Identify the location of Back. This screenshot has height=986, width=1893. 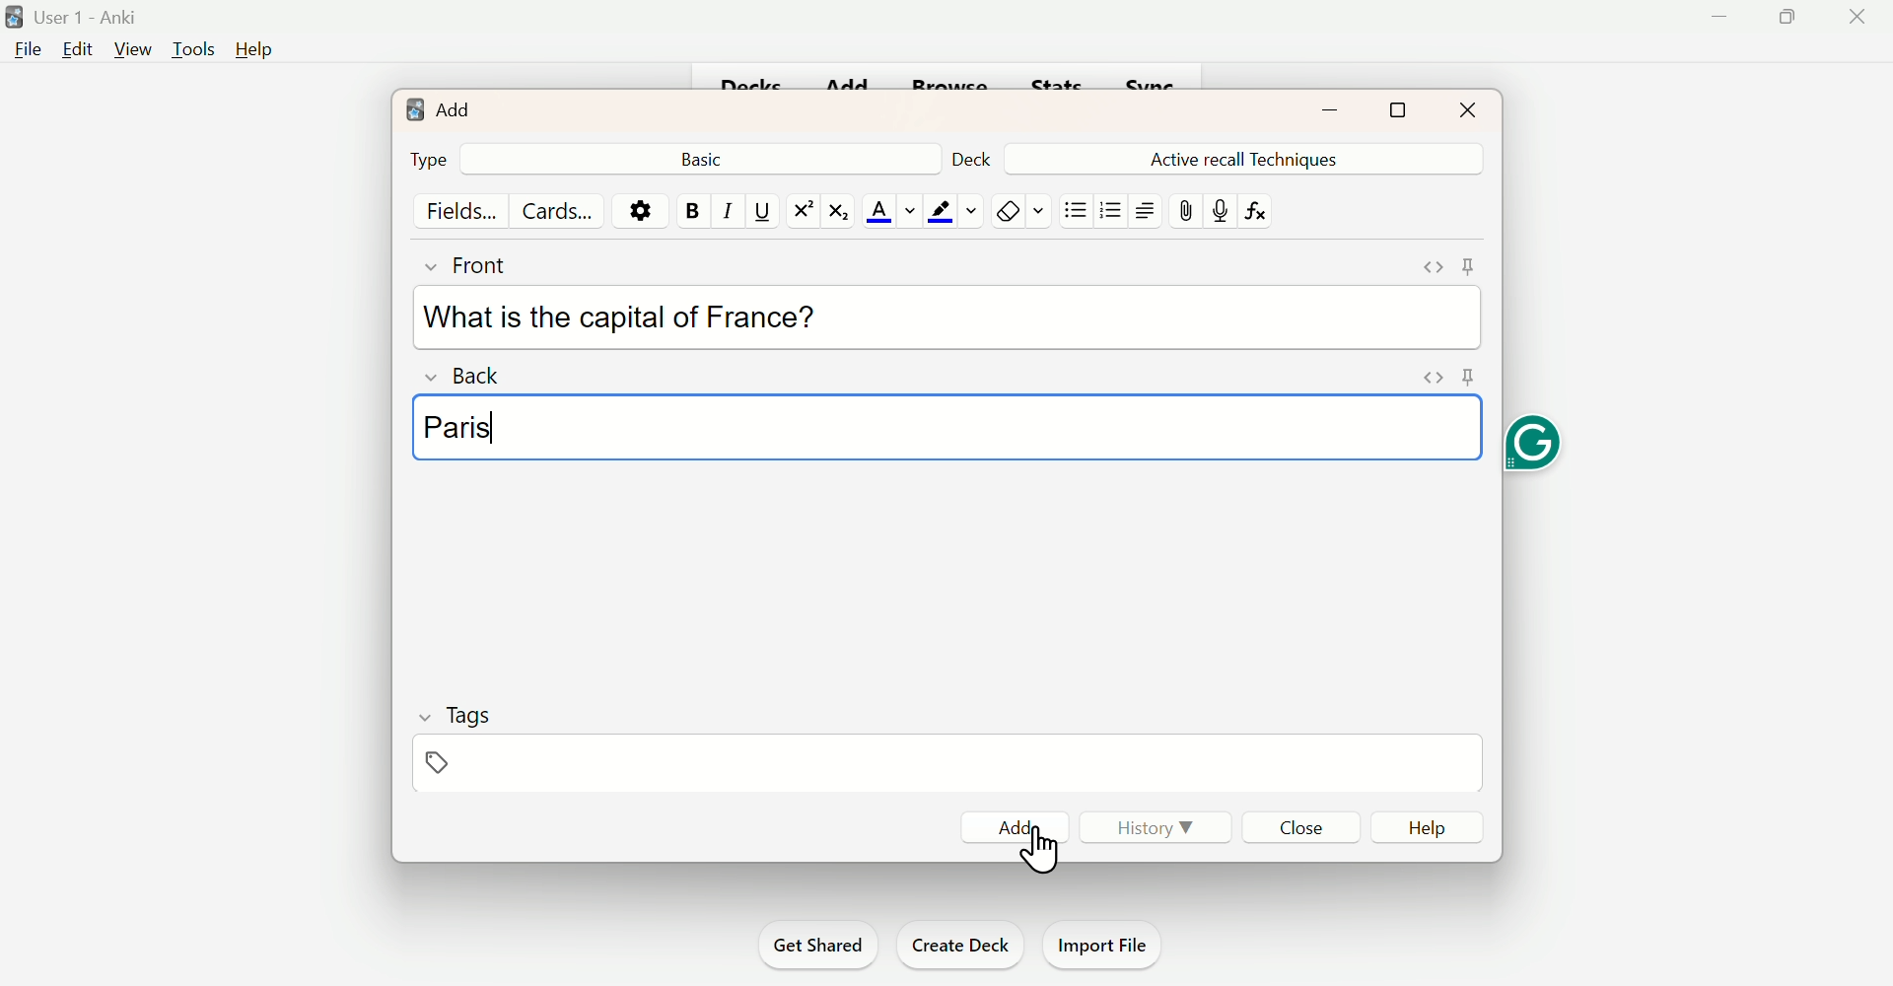
(467, 375).